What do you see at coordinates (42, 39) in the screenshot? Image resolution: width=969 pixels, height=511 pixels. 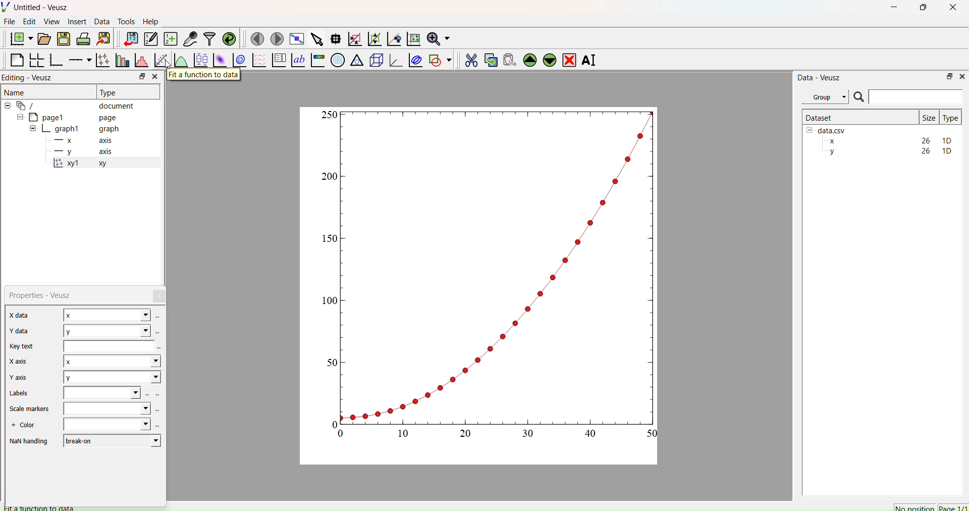 I see `Open` at bounding box center [42, 39].